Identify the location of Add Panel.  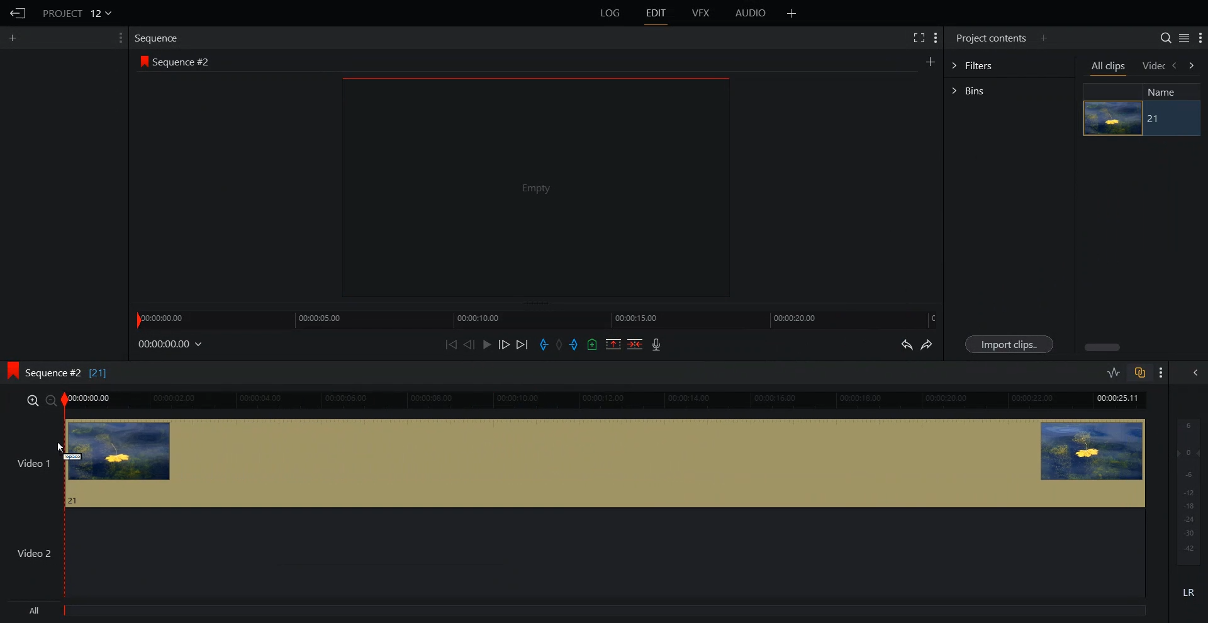
(1044, 37).